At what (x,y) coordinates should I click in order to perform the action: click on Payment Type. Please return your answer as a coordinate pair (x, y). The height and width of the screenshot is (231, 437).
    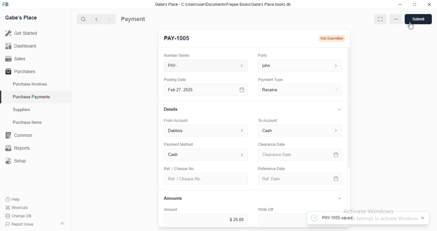
    Looking at the image, I should click on (270, 80).